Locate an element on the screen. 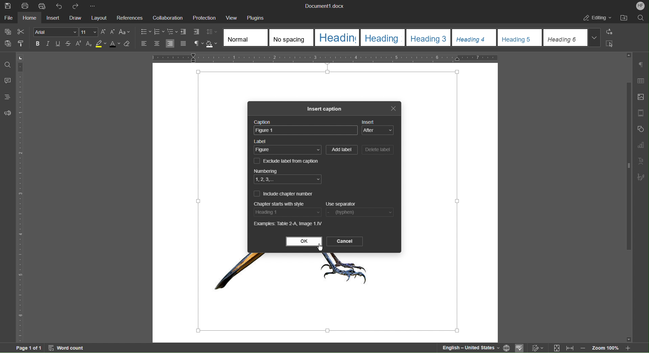 Image resolution: width=649 pixels, height=353 pixels. Graphs is located at coordinates (640, 145).